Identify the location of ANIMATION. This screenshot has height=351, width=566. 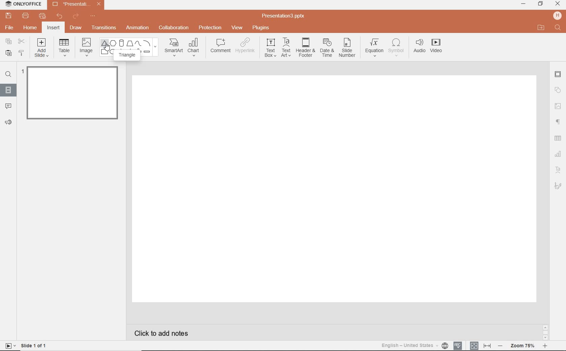
(137, 28).